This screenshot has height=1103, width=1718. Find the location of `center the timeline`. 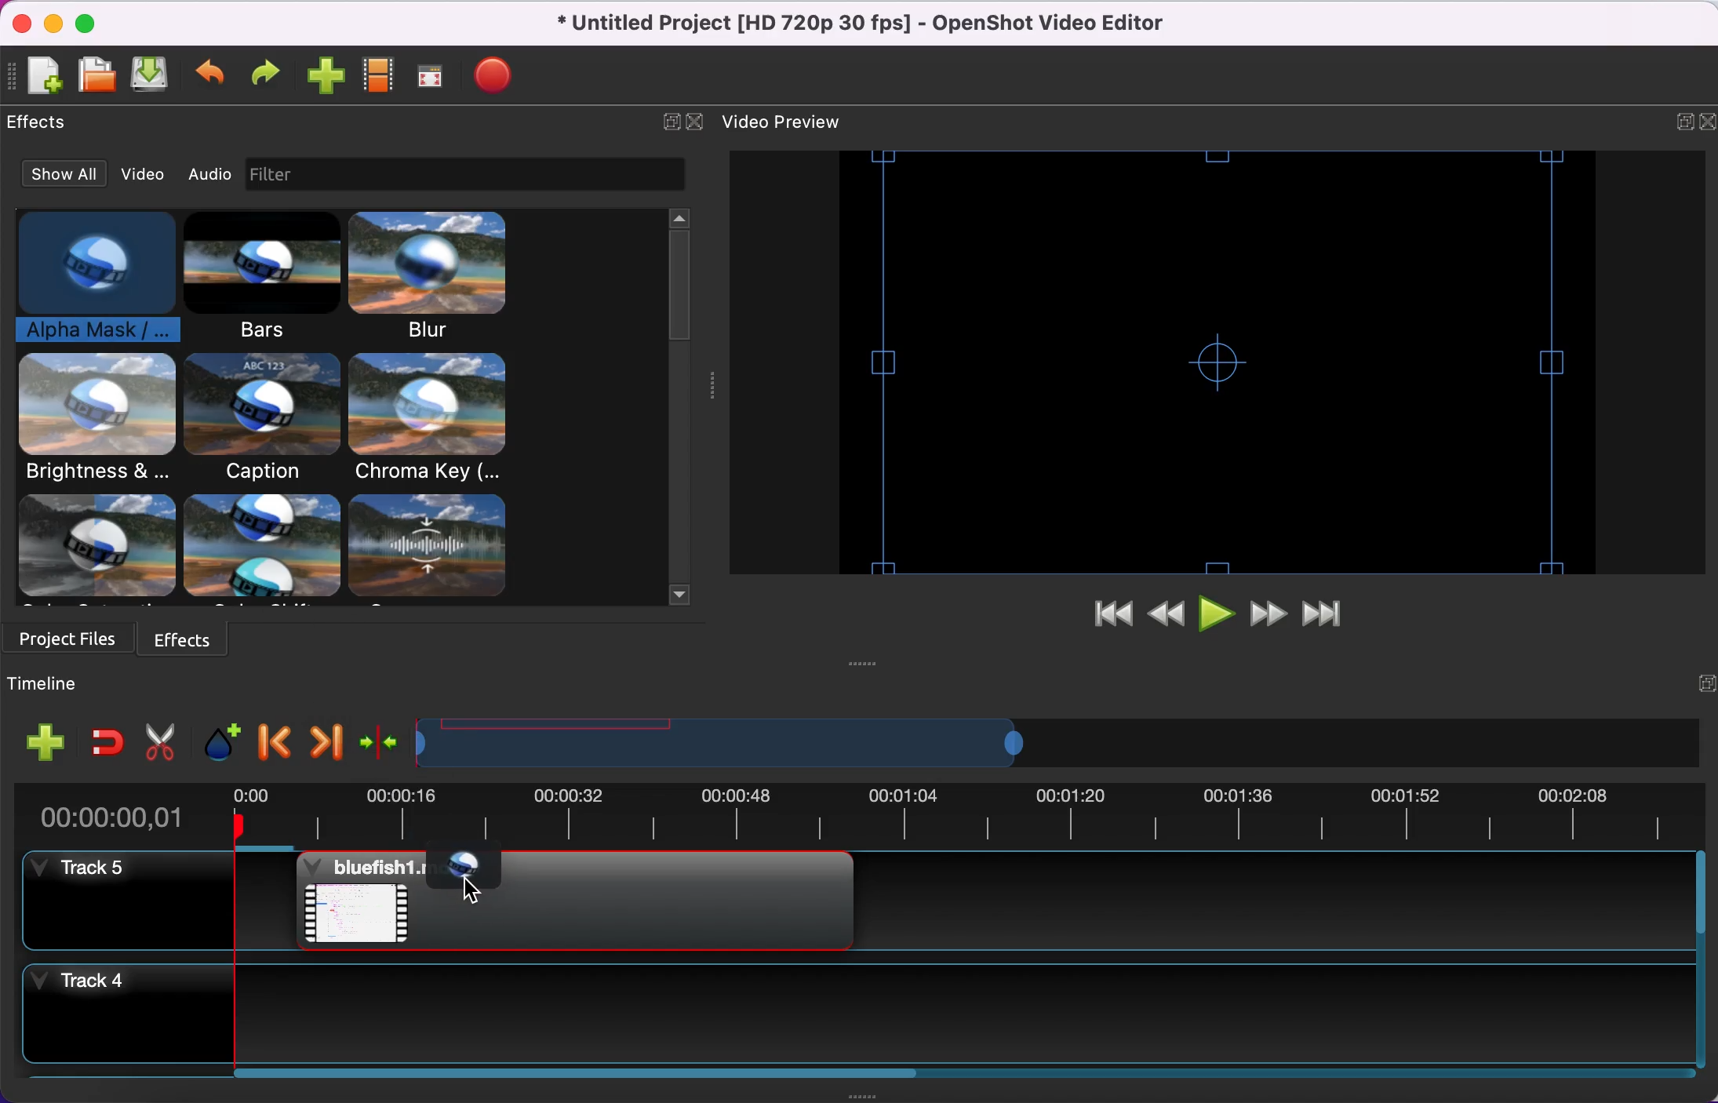

center the timeline is located at coordinates (377, 741).